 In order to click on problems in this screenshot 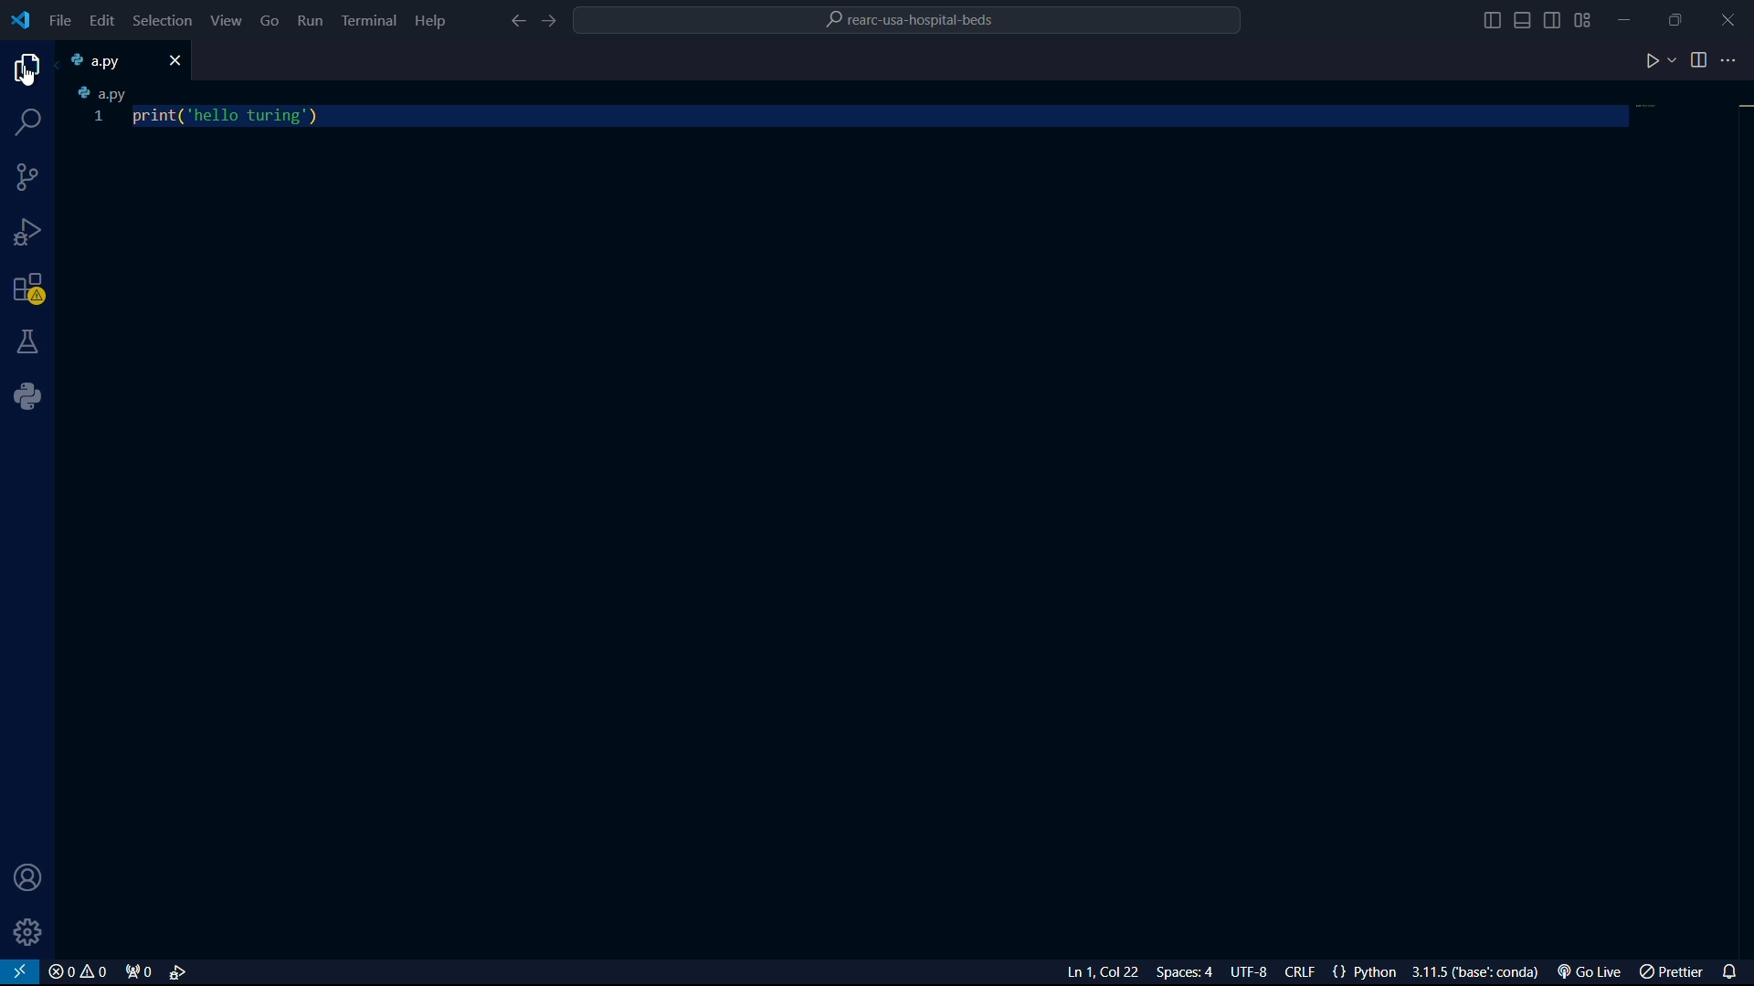, I will do `click(78, 973)`.